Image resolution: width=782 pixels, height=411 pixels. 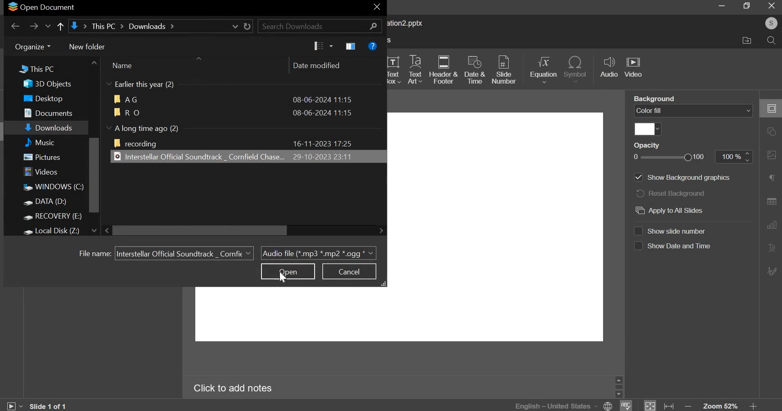 What do you see at coordinates (505, 68) in the screenshot?
I see `slide number` at bounding box center [505, 68].